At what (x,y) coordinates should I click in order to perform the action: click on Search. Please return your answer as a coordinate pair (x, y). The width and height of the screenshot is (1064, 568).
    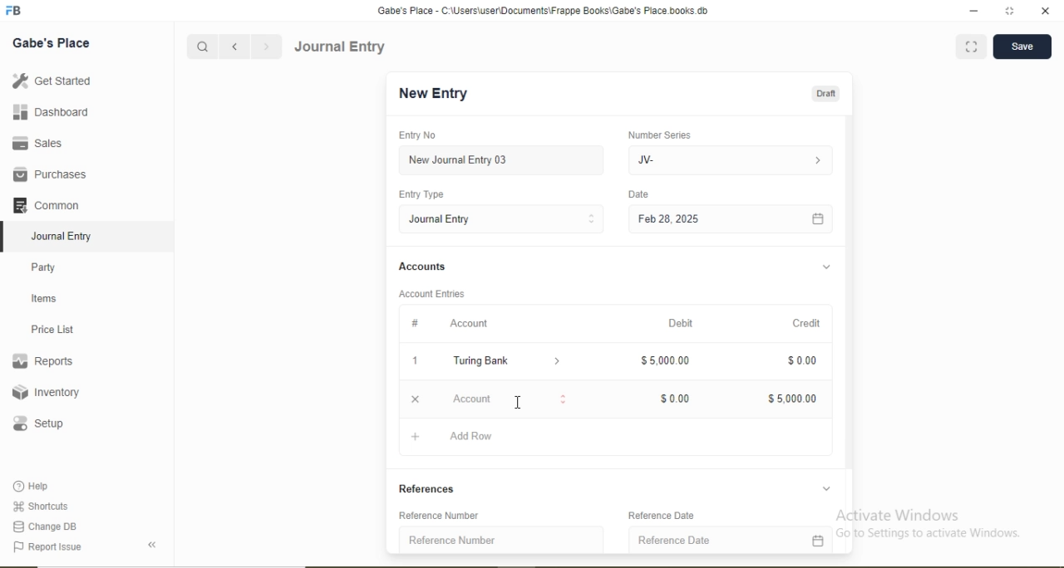
    Looking at the image, I should click on (201, 47).